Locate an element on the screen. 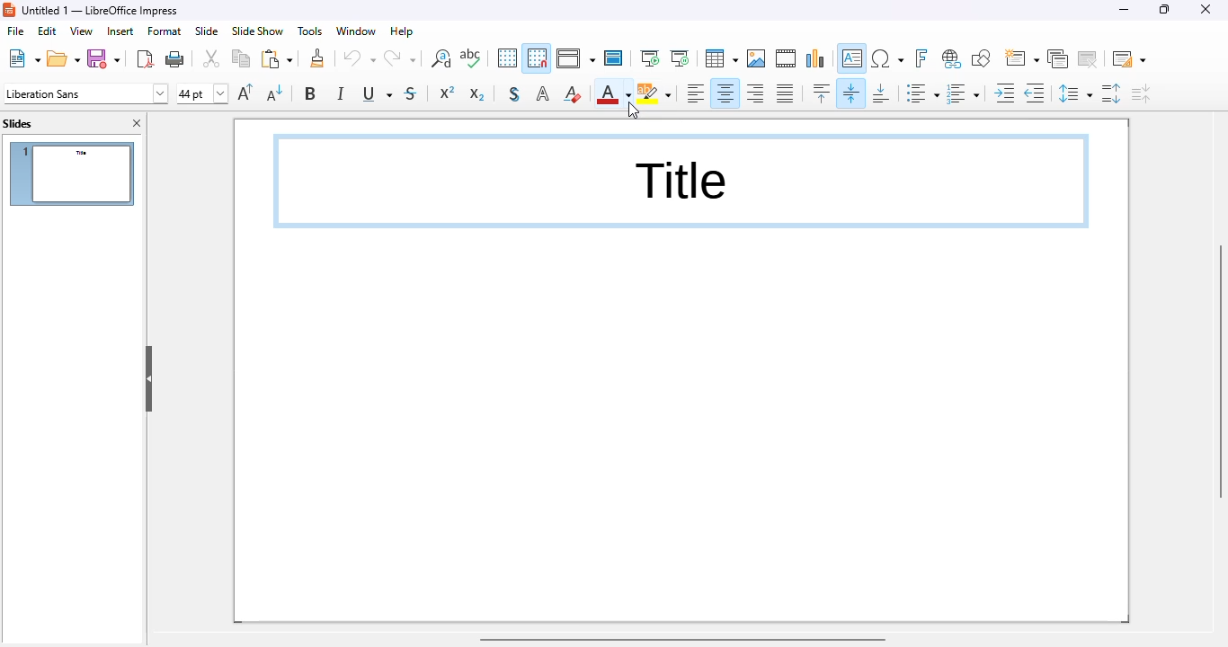 This screenshot has width=1228, height=647. align left is located at coordinates (696, 93).